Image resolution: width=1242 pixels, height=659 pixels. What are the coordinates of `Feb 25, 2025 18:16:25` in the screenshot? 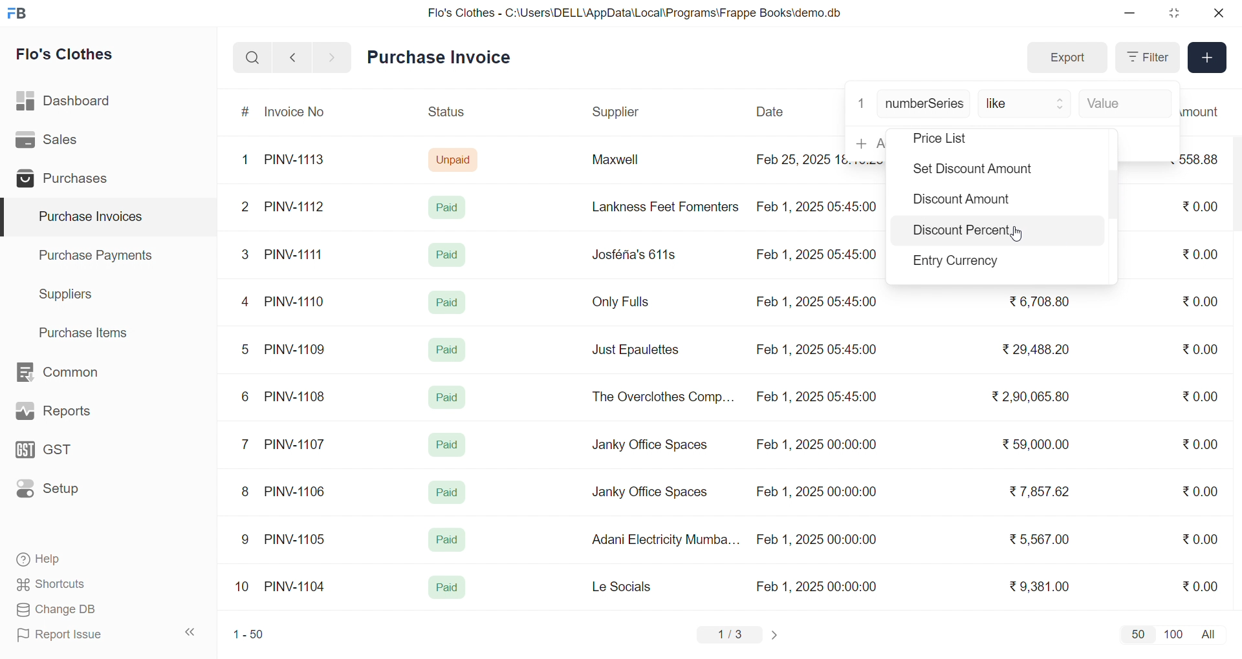 It's located at (798, 159).